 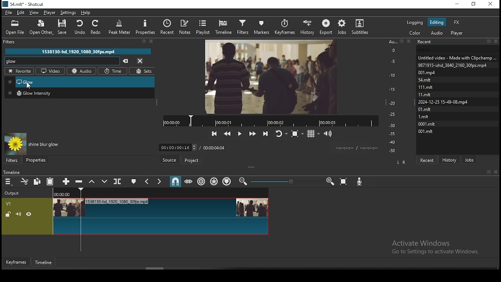 What do you see at coordinates (488, 172) in the screenshot?
I see `bookmark` at bounding box center [488, 172].